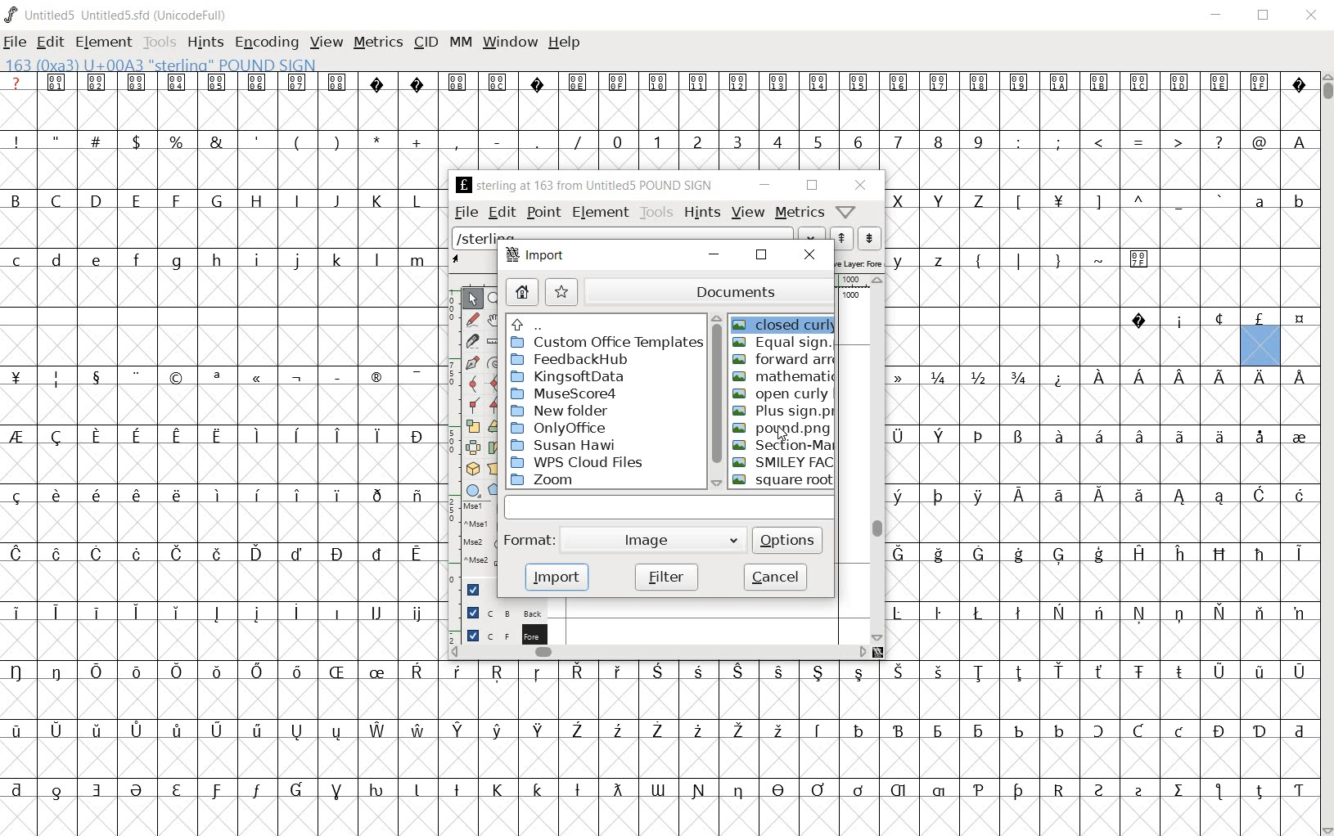 Image resolution: width=1334 pixels, height=836 pixels. What do you see at coordinates (416, 497) in the screenshot?
I see `Symbol` at bounding box center [416, 497].